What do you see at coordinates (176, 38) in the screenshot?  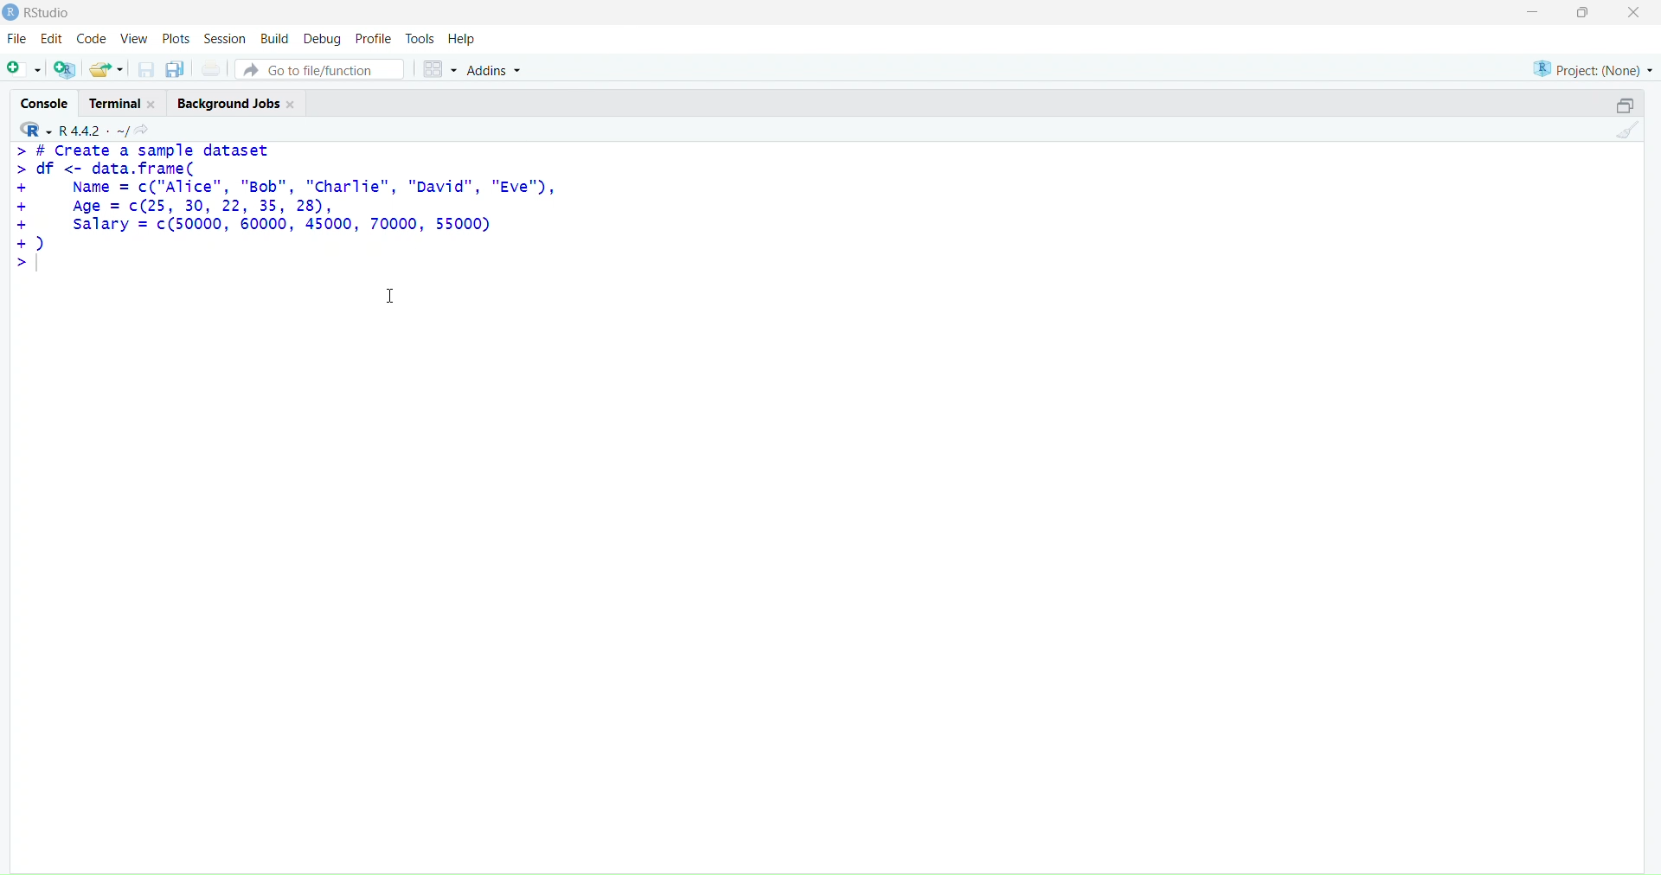 I see `plots` at bounding box center [176, 38].